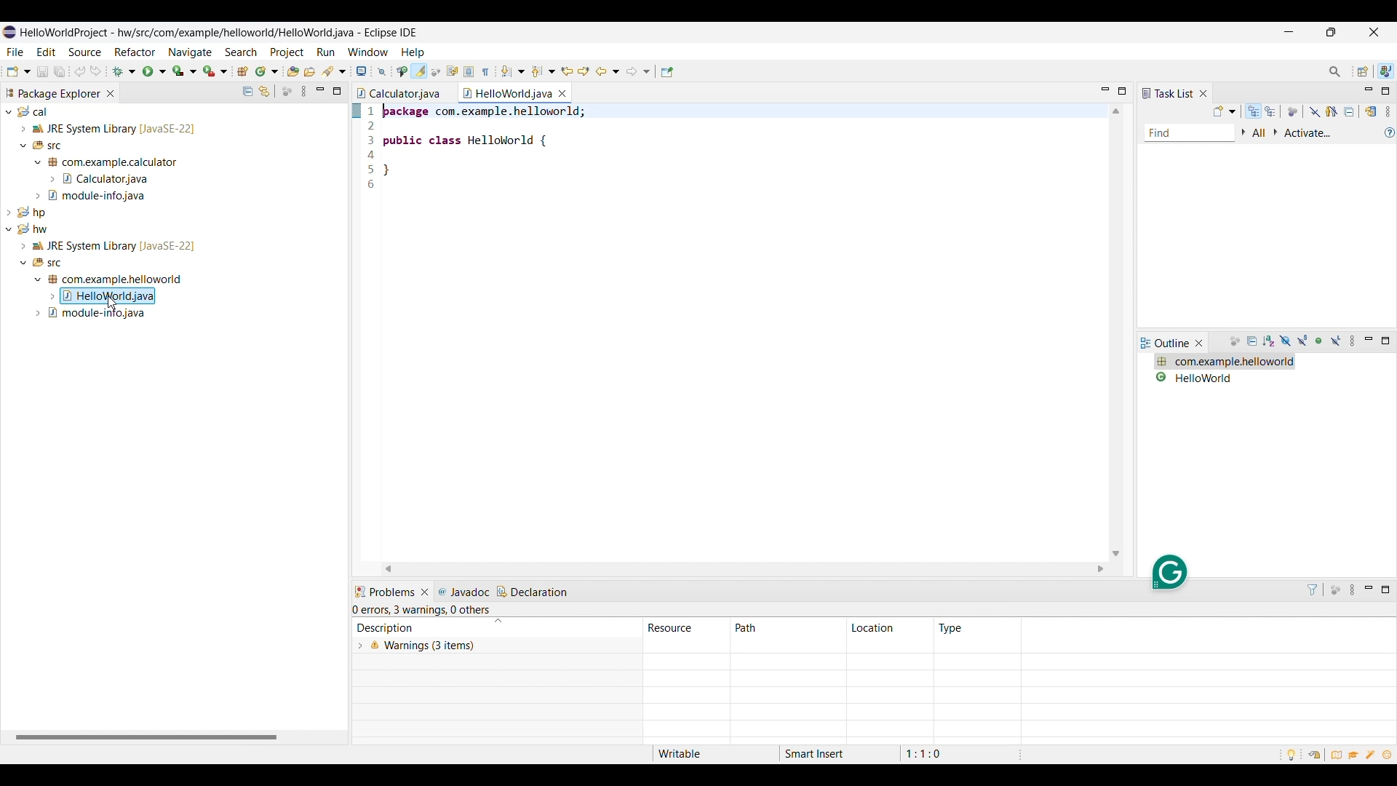 This screenshot has height=786, width=1397. Describe the element at coordinates (952, 628) in the screenshot. I see `Type` at that location.